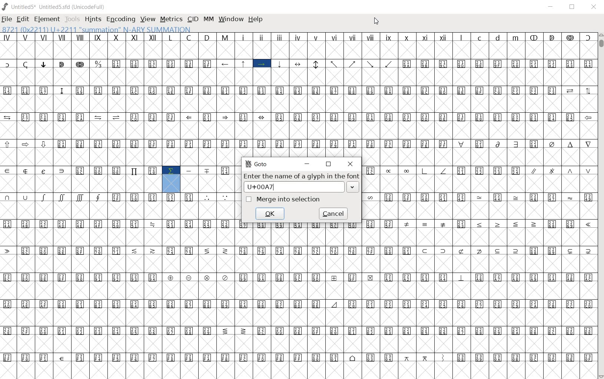 The height and width of the screenshot is (379, 604). What do you see at coordinates (308, 164) in the screenshot?
I see `minimize` at bounding box center [308, 164].